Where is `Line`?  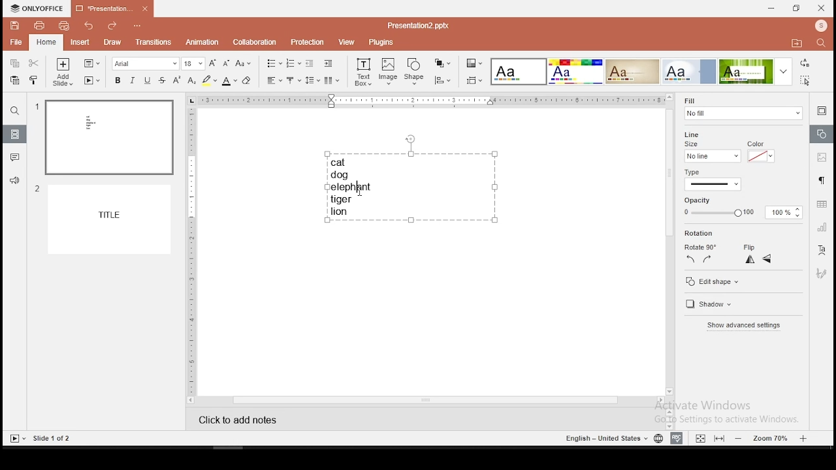
Line is located at coordinates (696, 133).